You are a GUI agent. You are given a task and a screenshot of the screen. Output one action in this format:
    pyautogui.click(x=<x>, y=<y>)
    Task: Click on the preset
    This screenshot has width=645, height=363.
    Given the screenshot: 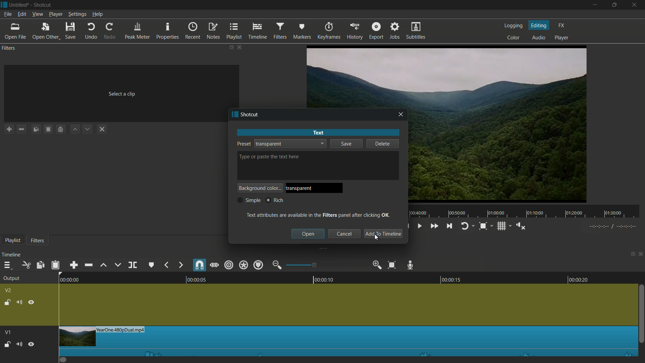 What is the action you would take?
    pyautogui.click(x=243, y=144)
    